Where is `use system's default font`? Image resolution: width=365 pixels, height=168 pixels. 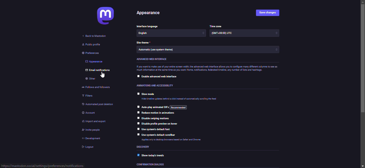 use system's default font is located at coordinates (159, 130).